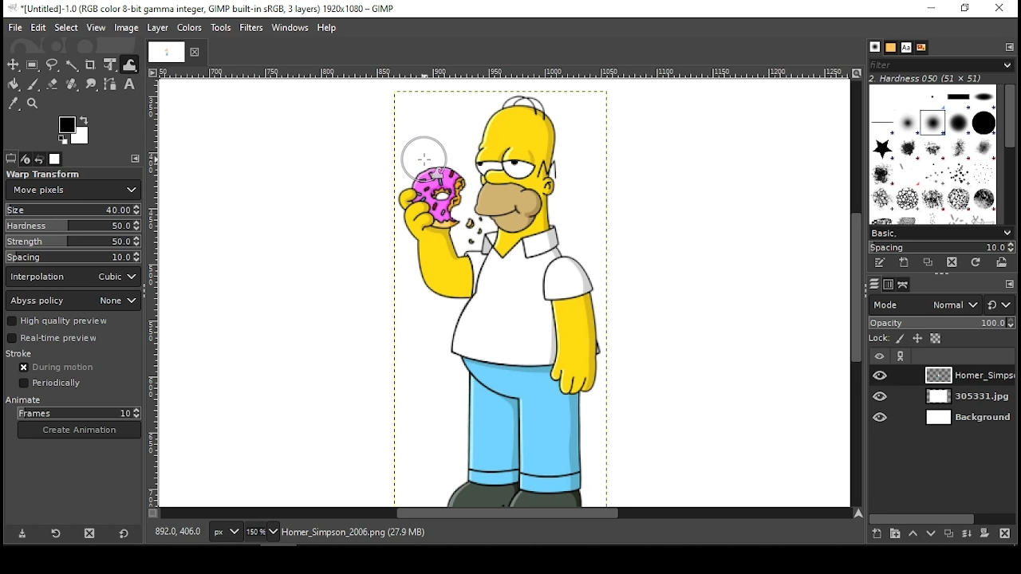 Image resolution: width=1021 pixels, height=574 pixels. Describe the element at coordinates (880, 375) in the screenshot. I see `layer visibility on/off` at that location.